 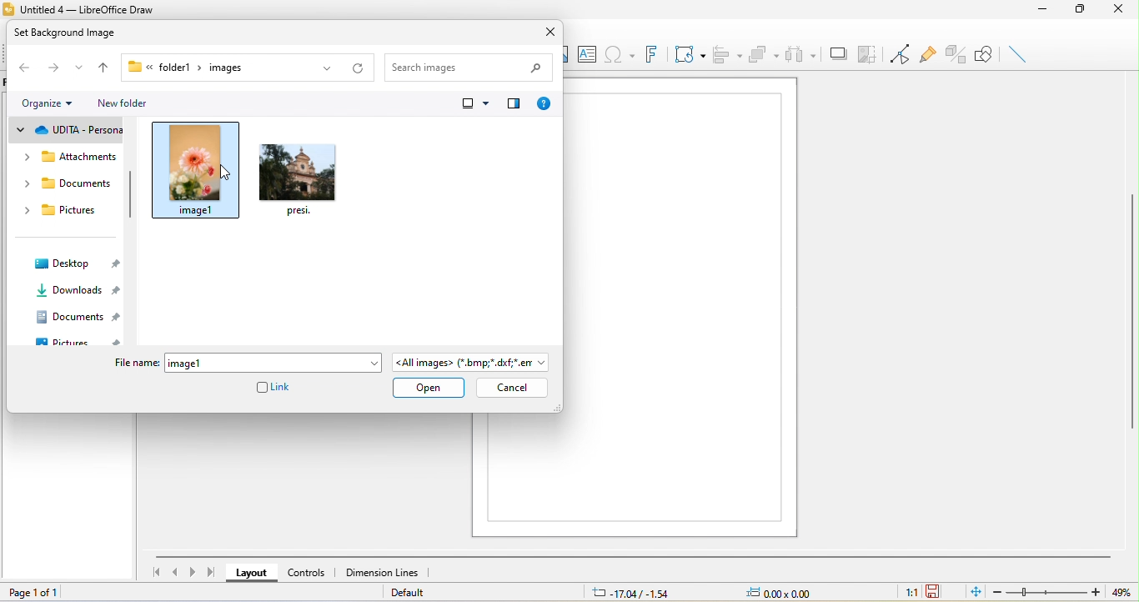 What do you see at coordinates (928, 52) in the screenshot?
I see `glue point function` at bounding box center [928, 52].